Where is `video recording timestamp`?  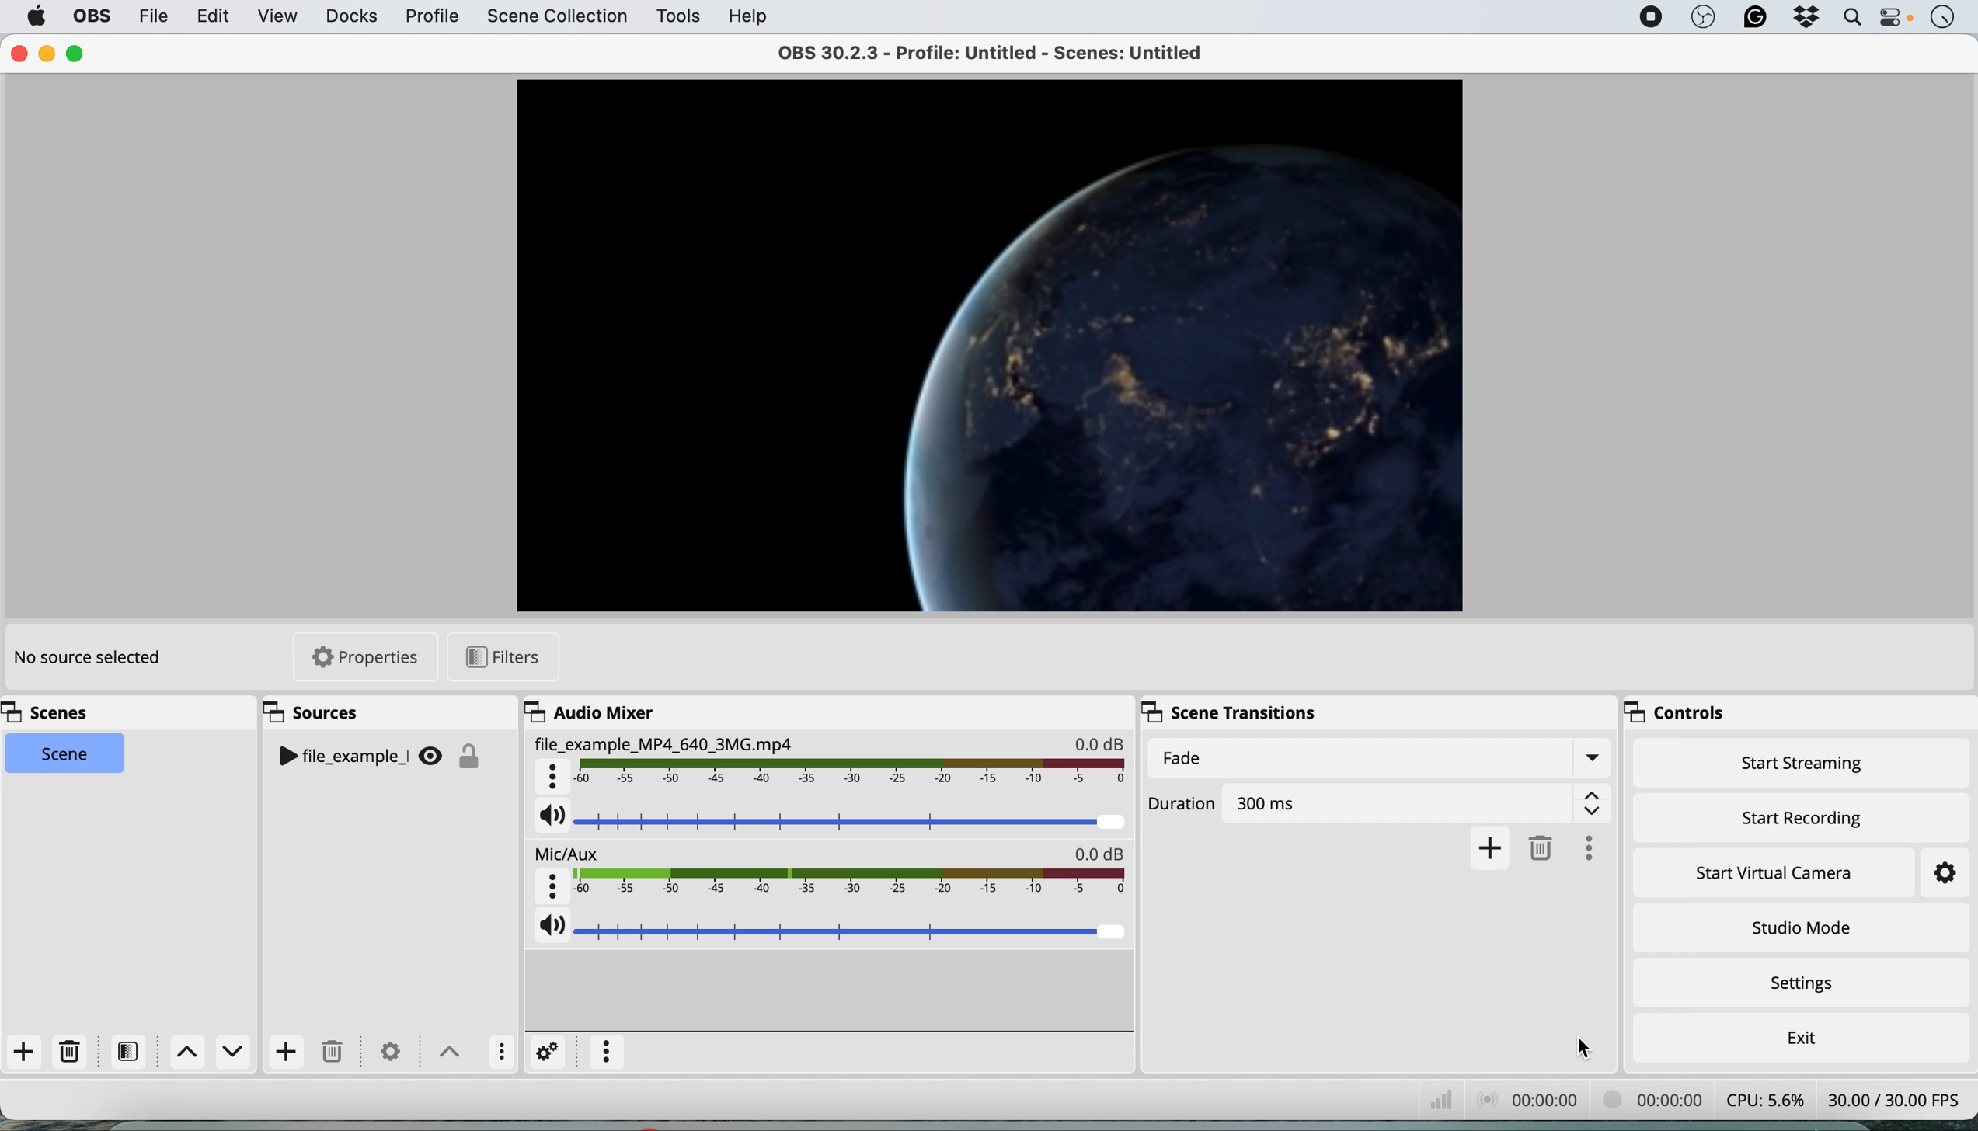
video recording timestamp is located at coordinates (1655, 1098).